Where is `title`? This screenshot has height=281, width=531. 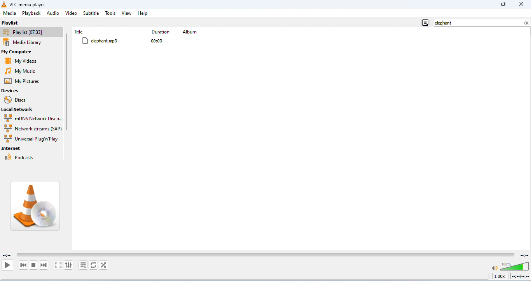 title is located at coordinates (80, 32).